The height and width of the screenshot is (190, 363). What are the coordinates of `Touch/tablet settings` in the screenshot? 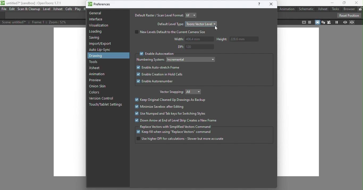 It's located at (106, 106).